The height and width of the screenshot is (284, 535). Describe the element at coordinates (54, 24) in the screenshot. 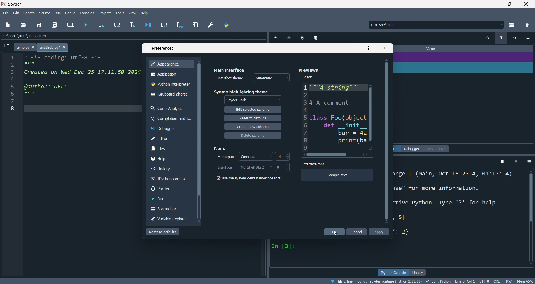

I see `save all file` at that location.